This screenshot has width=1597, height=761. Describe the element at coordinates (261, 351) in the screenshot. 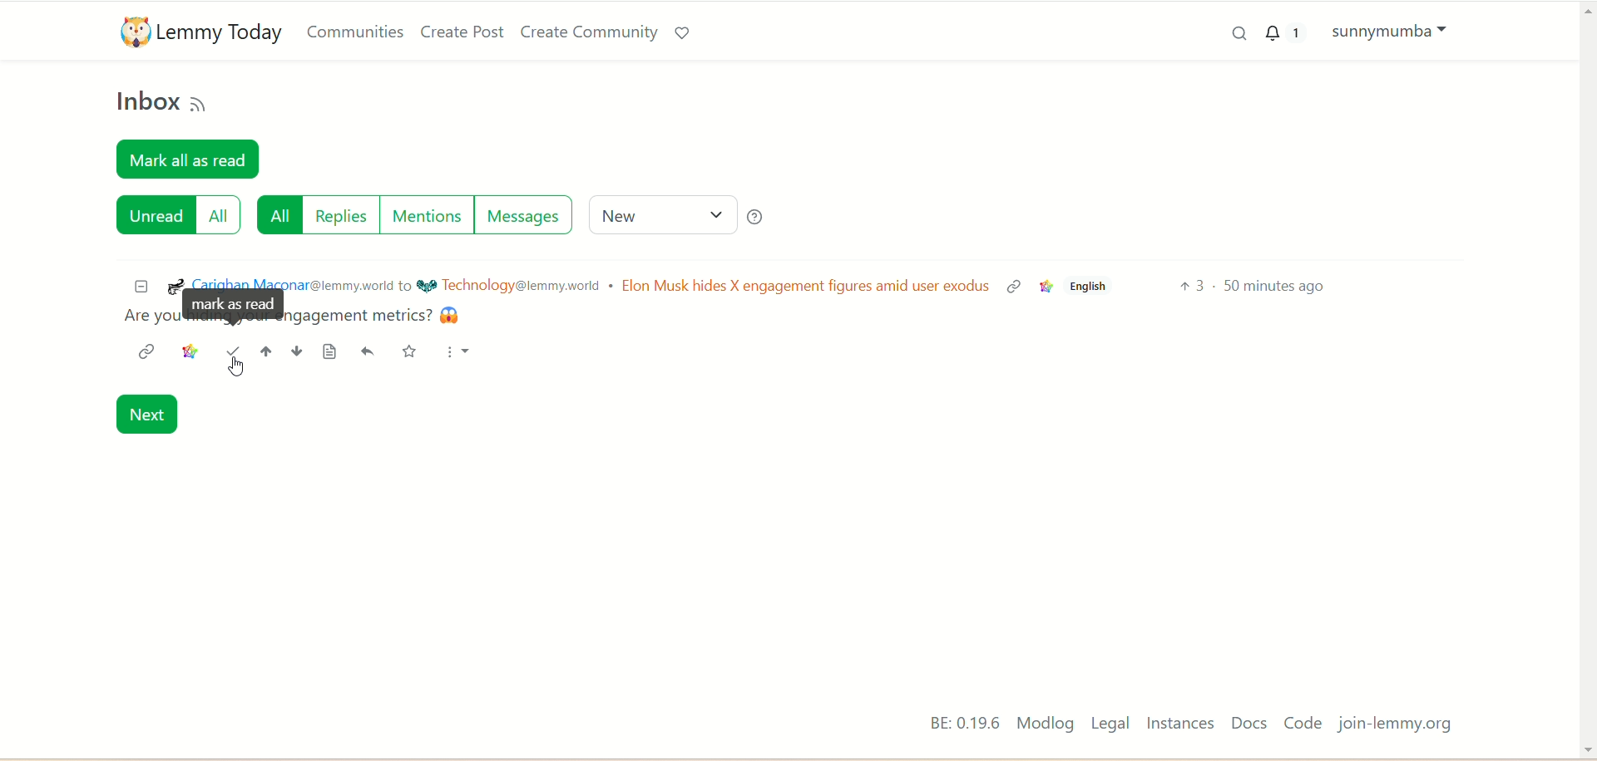

I see `upvote` at that location.